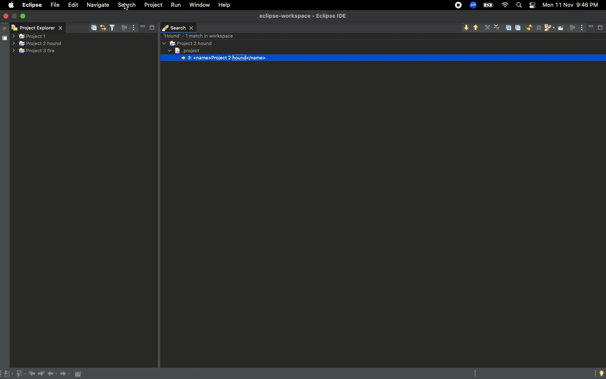 This screenshot has width=606, height=379. What do you see at coordinates (53, 375) in the screenshot?
I see `Back` at bounding box center [53, 375].